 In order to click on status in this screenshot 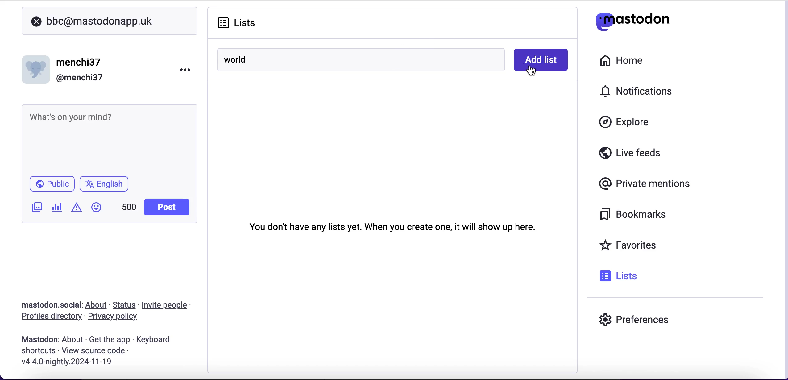, I will do `click(125, 305)`.